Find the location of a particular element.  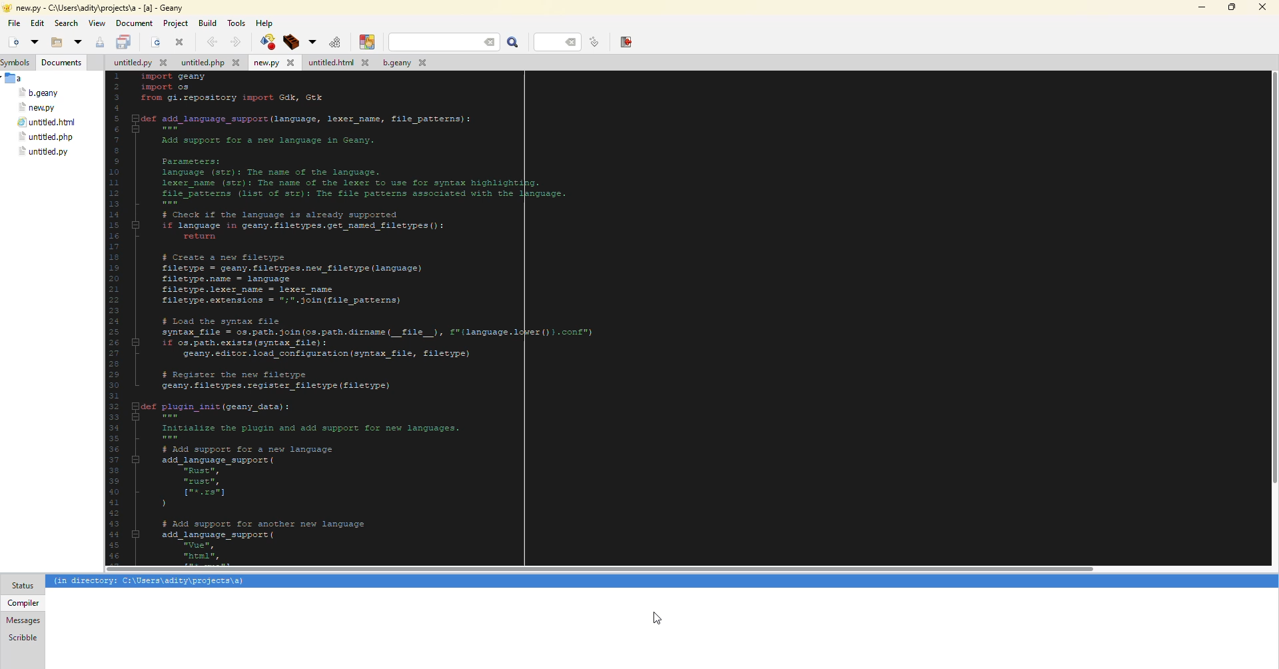

search is located at coordinates (512, 42).